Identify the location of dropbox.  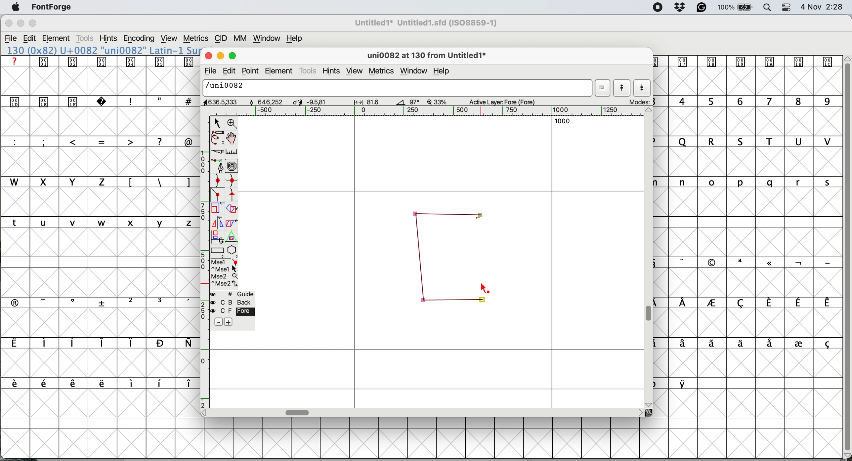
(681, 7).